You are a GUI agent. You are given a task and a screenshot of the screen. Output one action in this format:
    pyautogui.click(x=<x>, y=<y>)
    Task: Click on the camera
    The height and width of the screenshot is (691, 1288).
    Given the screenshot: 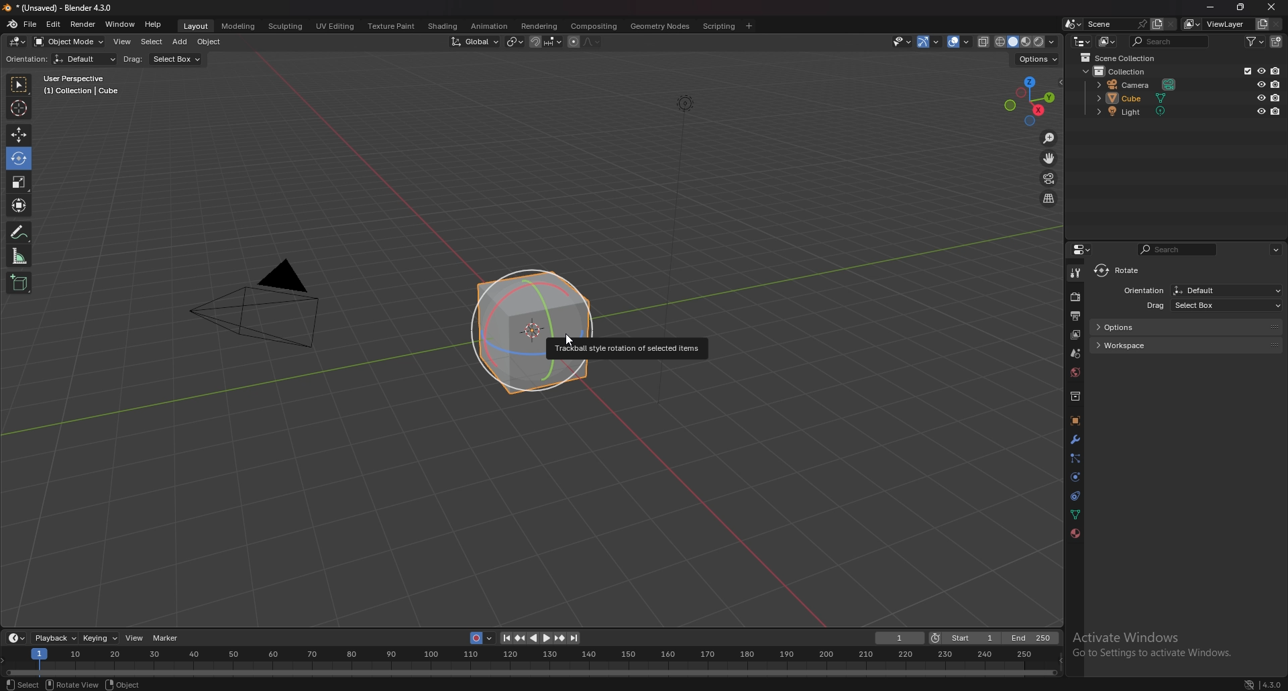 What is the action you would take?
    pyautogui.click(x=268, y=305)
    